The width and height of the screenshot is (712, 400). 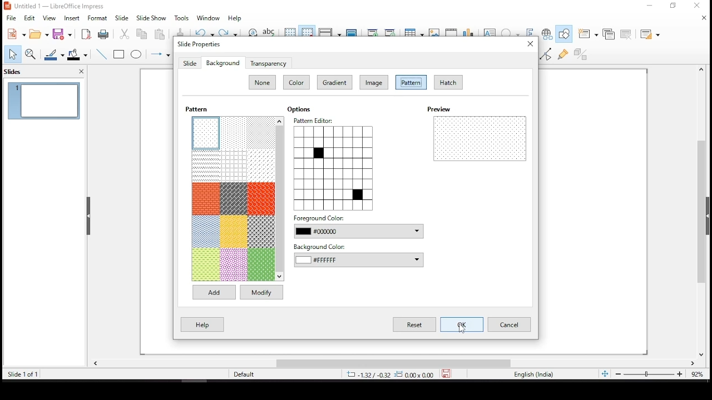 I want to click on slide layout, so click(x=649, y=33).